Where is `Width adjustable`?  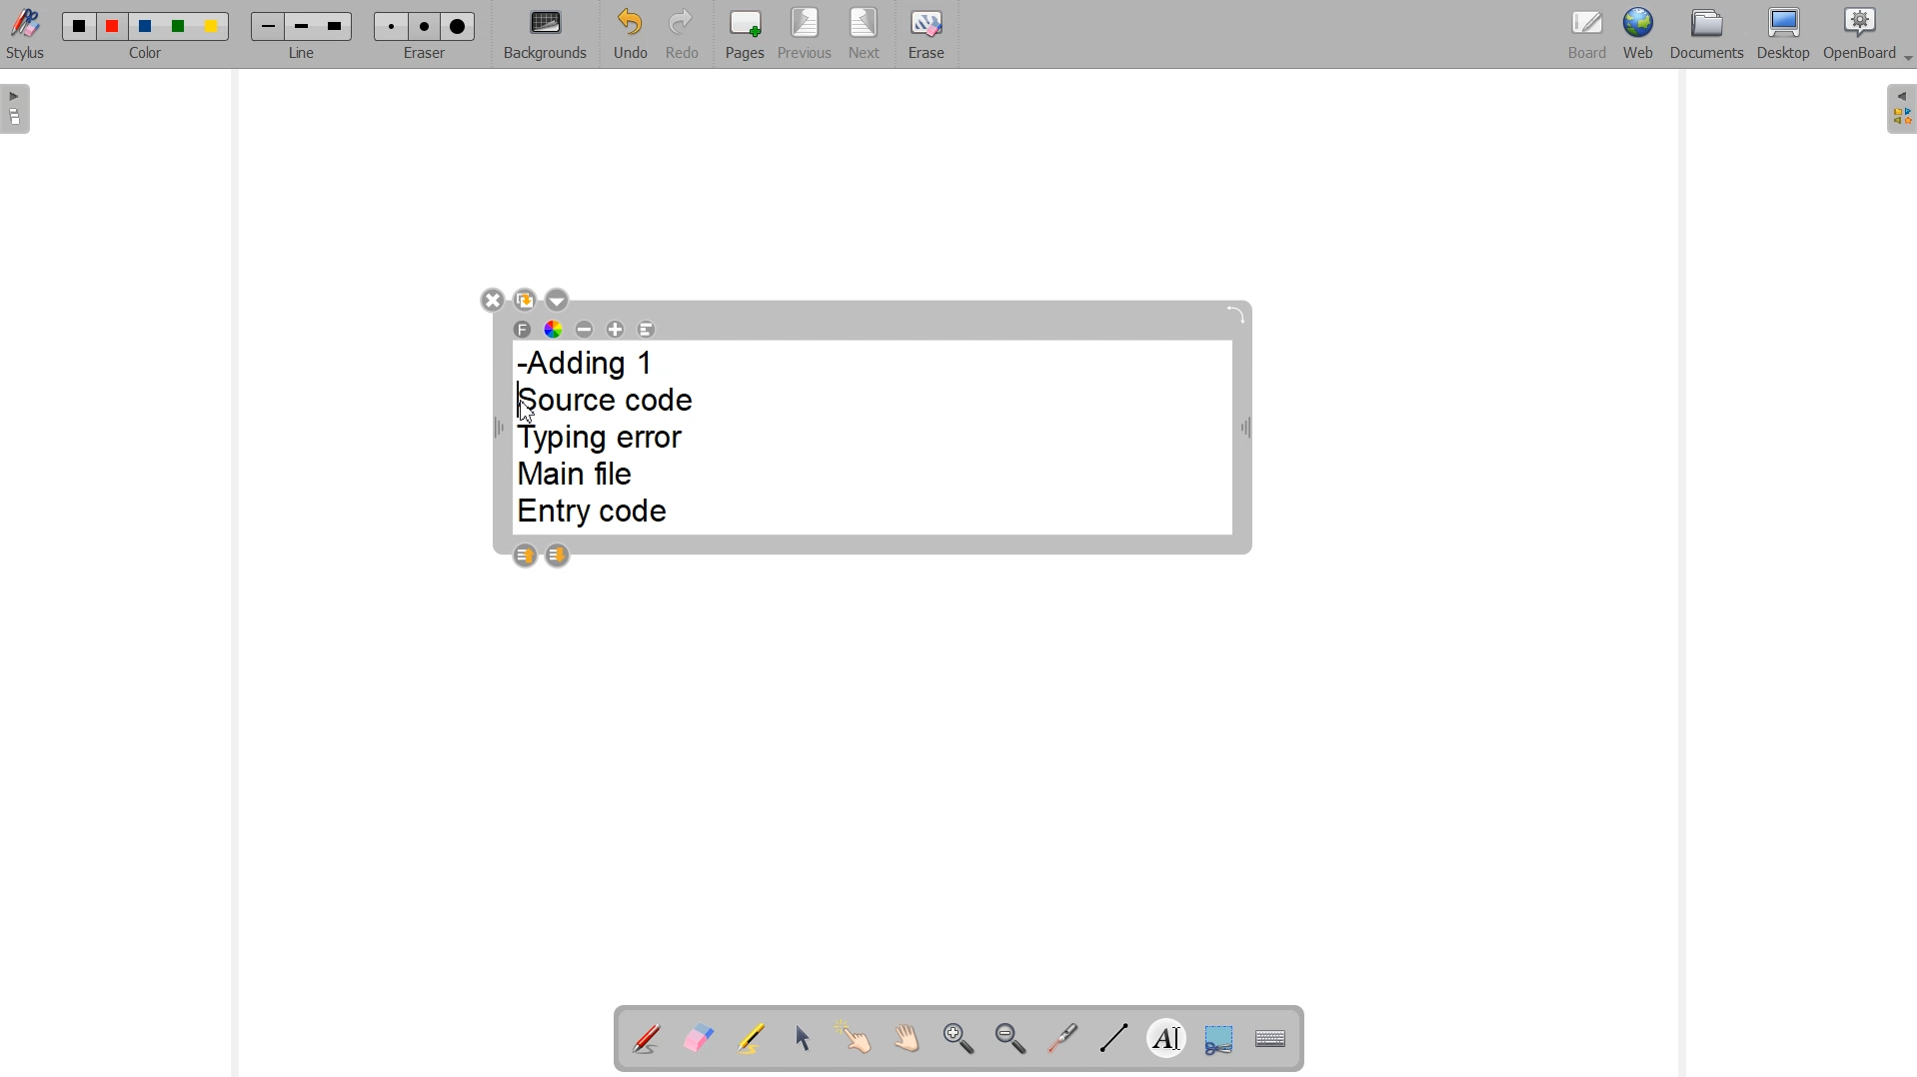 Width adjustable is located at coordinates (1247, 432).